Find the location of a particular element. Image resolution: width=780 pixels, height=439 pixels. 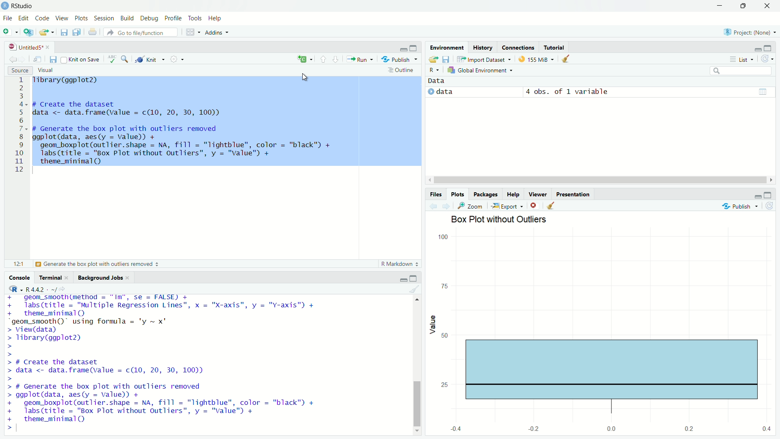

BOX plot Without outliers is located at coordinates (515, 219).